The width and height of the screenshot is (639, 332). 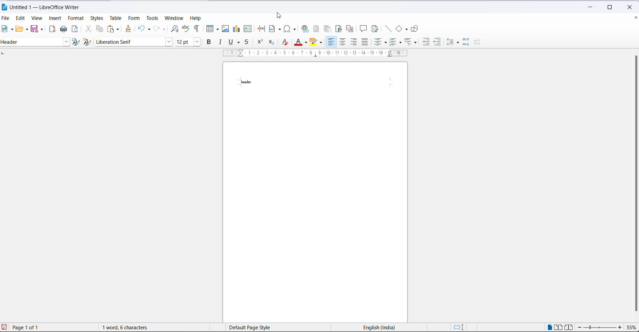 I want to click on redo options, so click(x=164, y=29).